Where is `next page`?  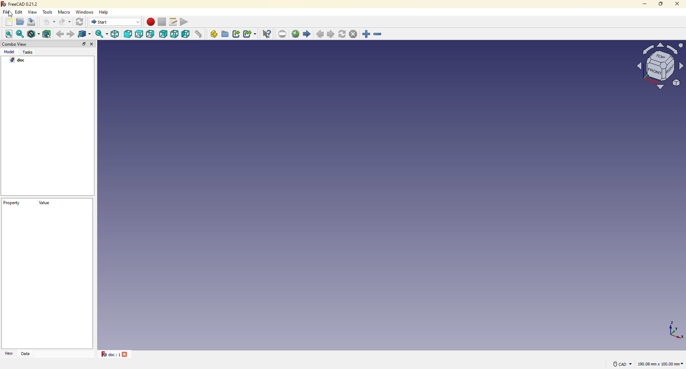
next page is located at coordinates (332, 34).